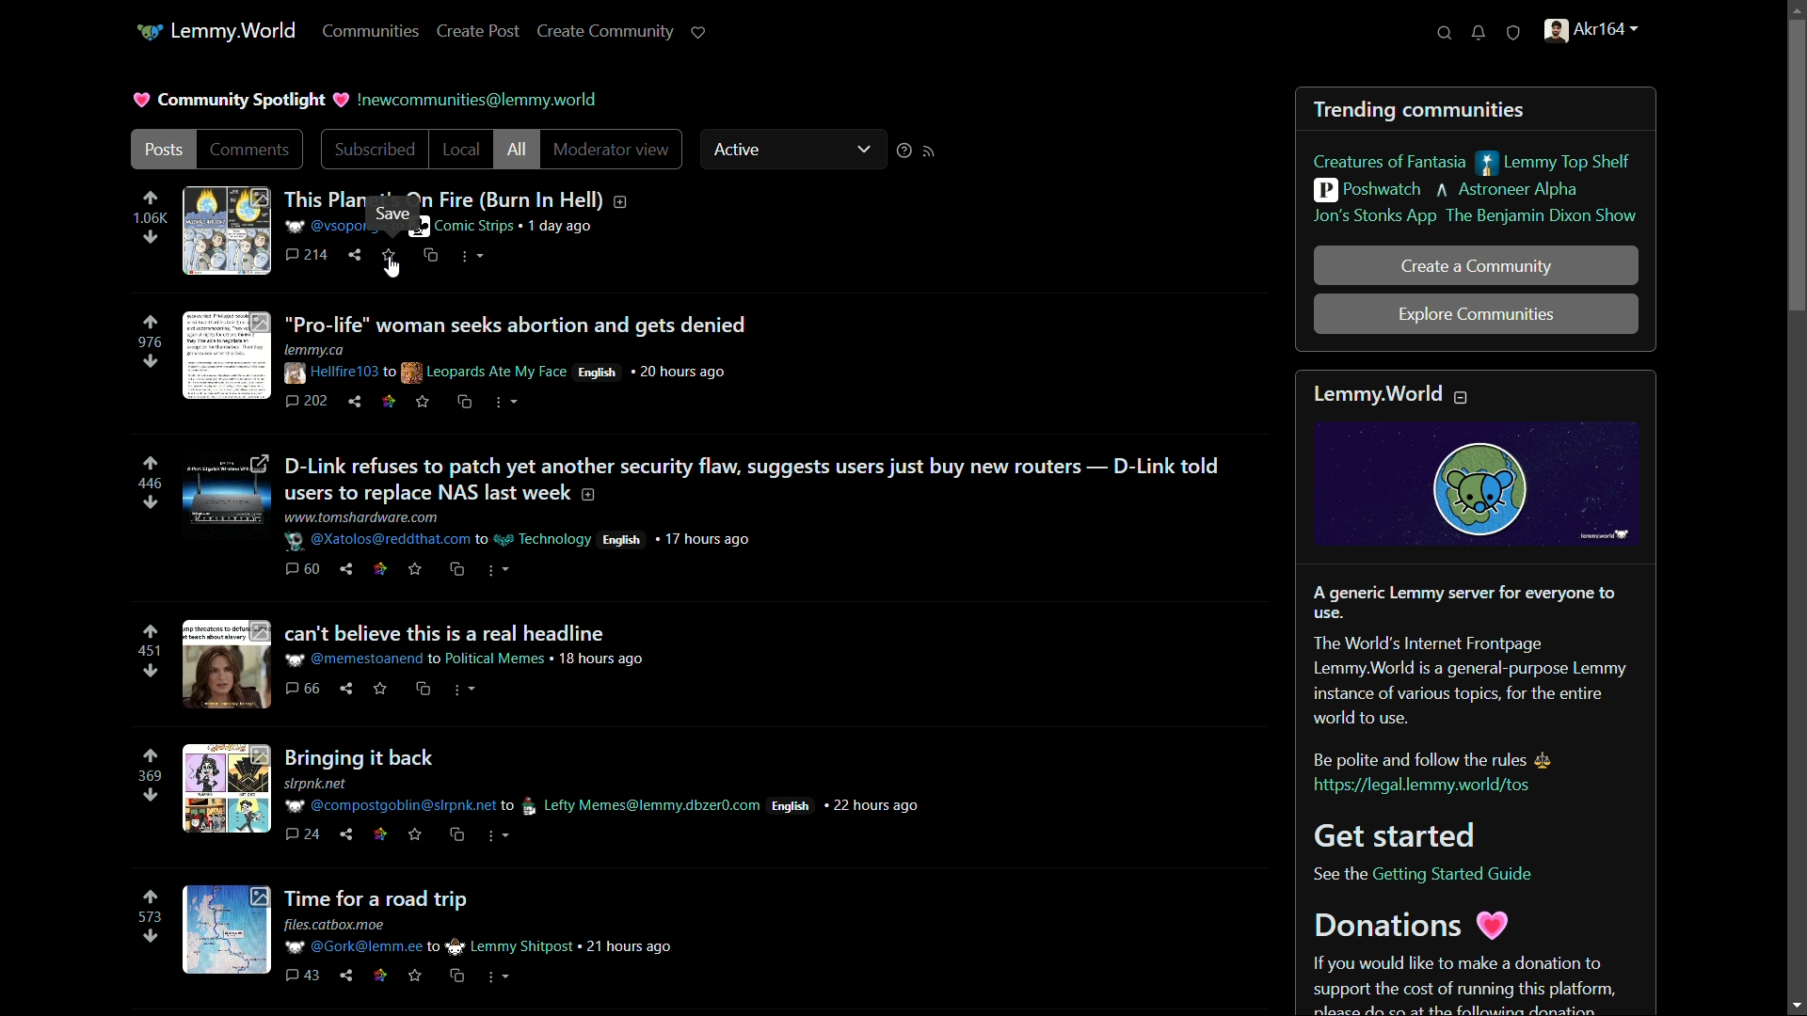 The image size is (1807, 1016). Describe the element at coordinates (376, 150) in the screenshot. I see `subscribed` at that location.